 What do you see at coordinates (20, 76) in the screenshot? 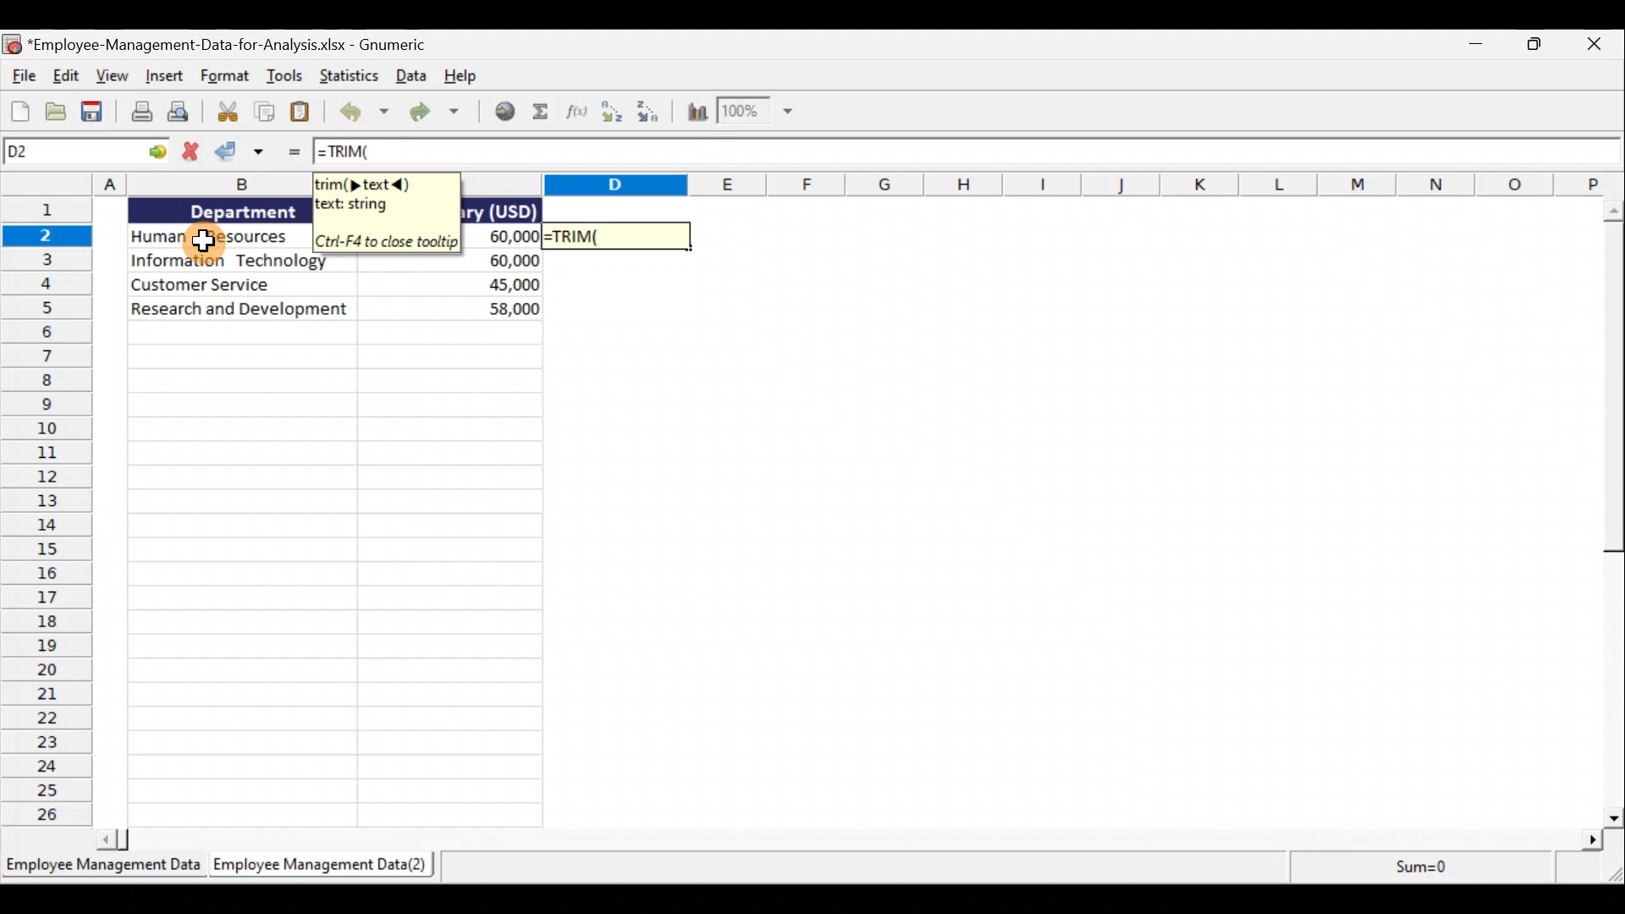
I see `File` at bounding box center [20, 76].